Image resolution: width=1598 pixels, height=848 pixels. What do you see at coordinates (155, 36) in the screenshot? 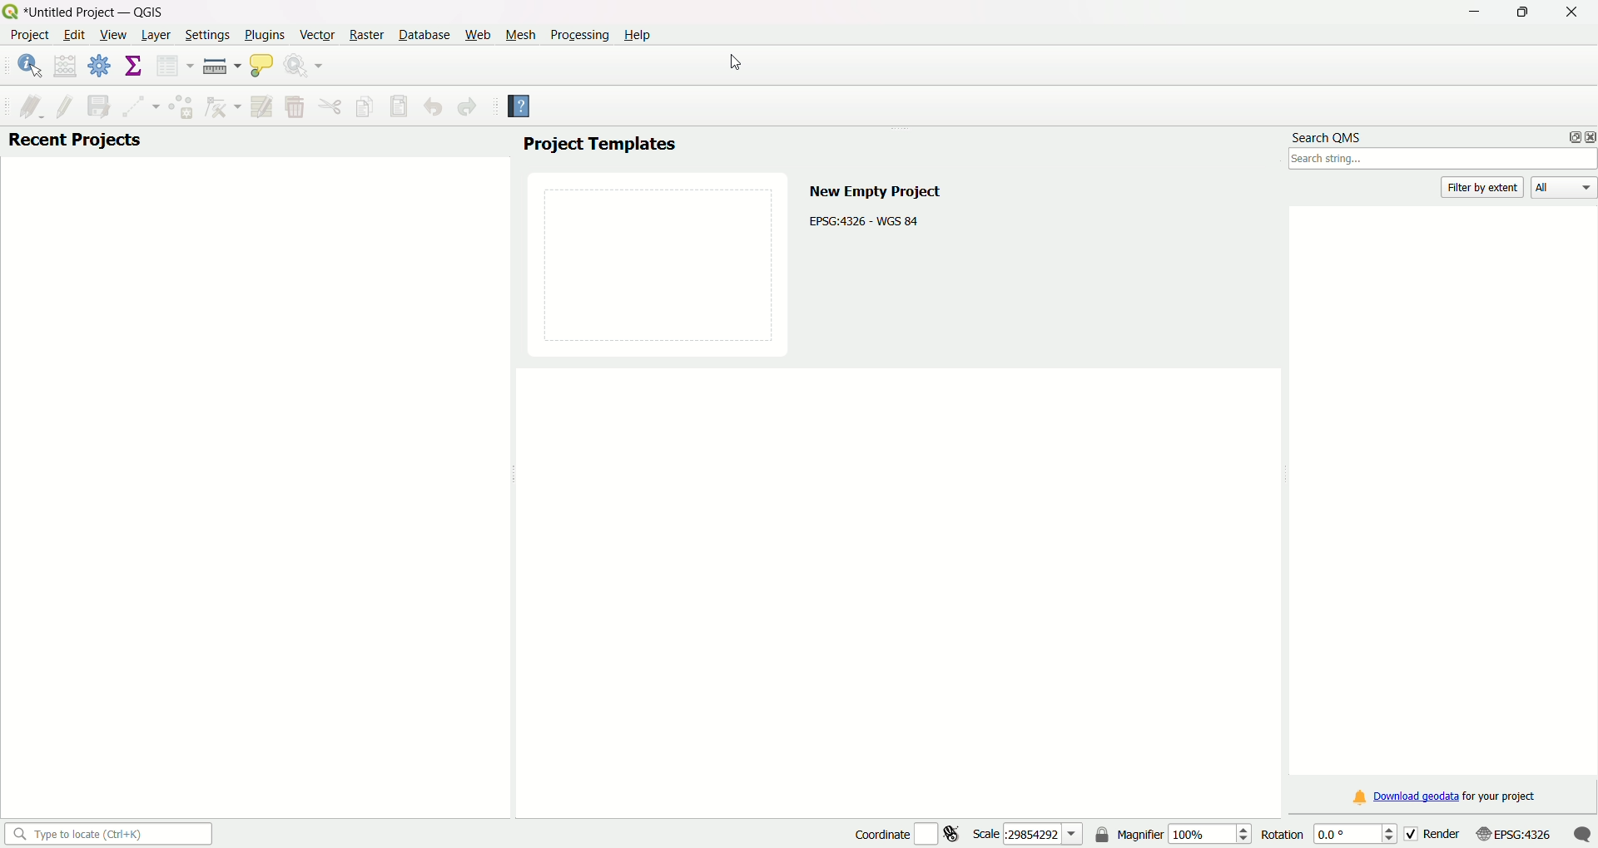
I see `Layer` at bounding box center [155, 36].